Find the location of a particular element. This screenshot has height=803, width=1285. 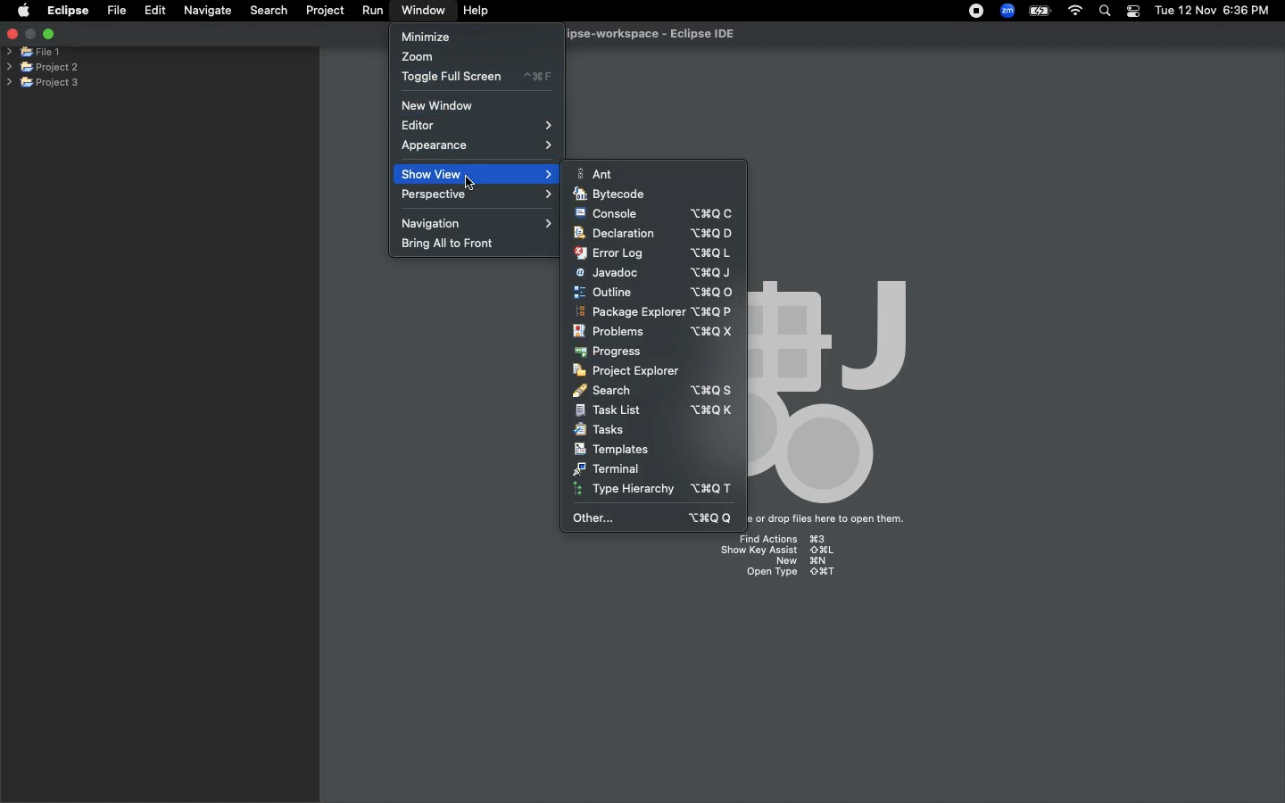

Eclipse IDE is located at coordinates (639, 35).